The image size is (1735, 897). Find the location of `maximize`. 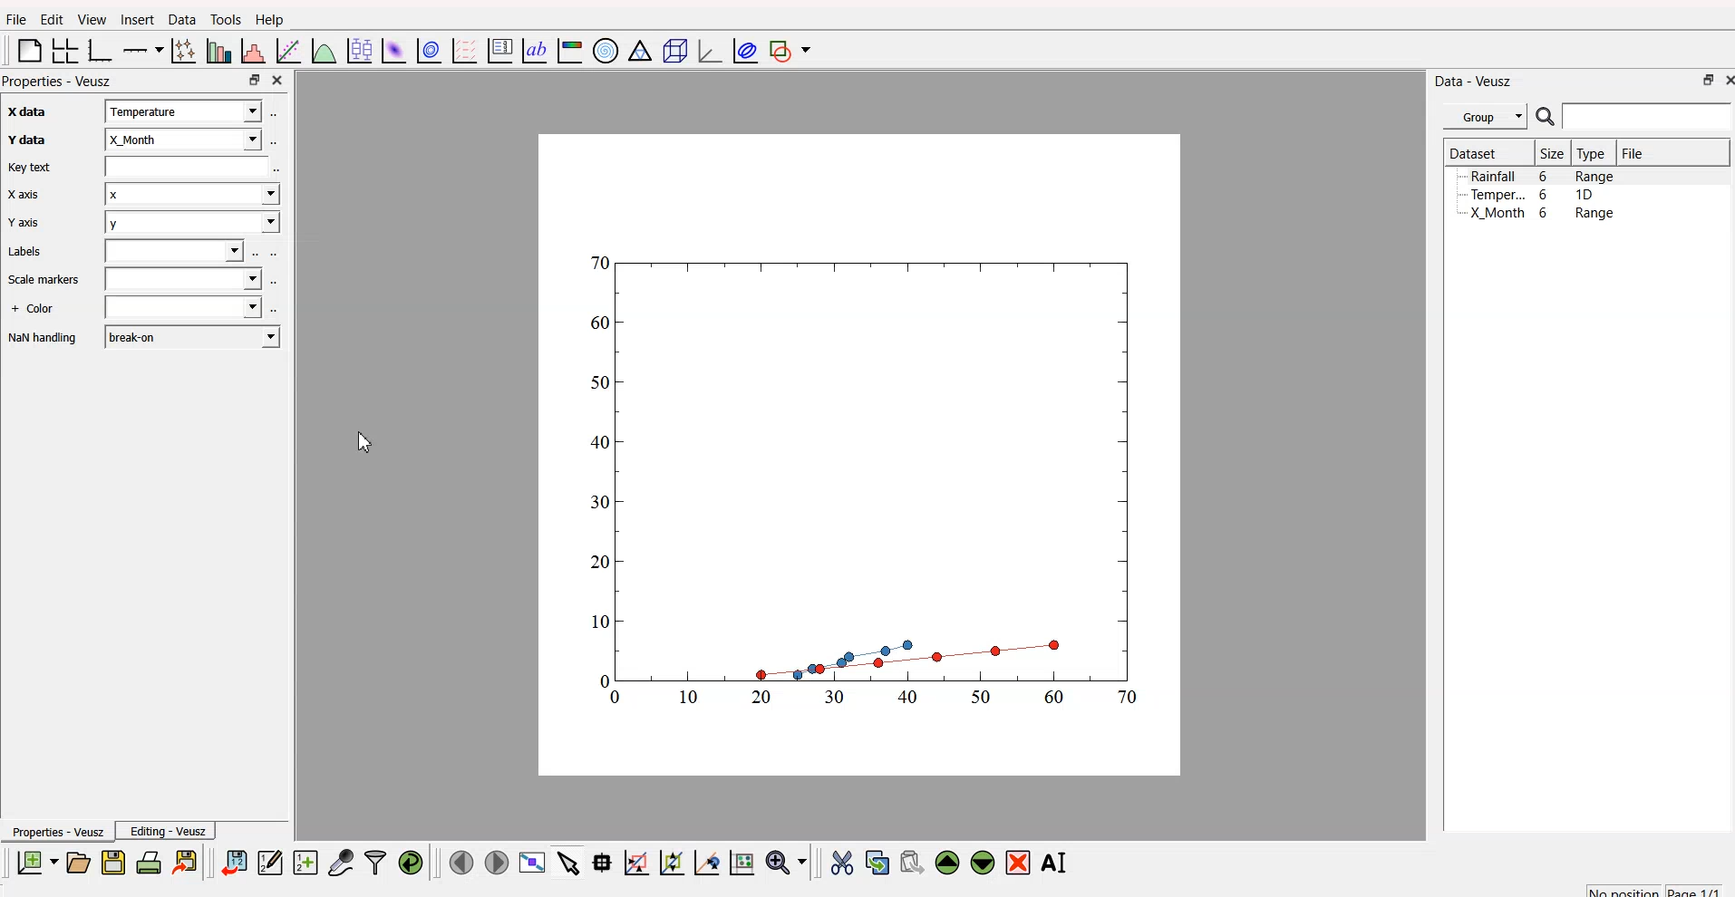

maximize is located at coordinates (253, 81).